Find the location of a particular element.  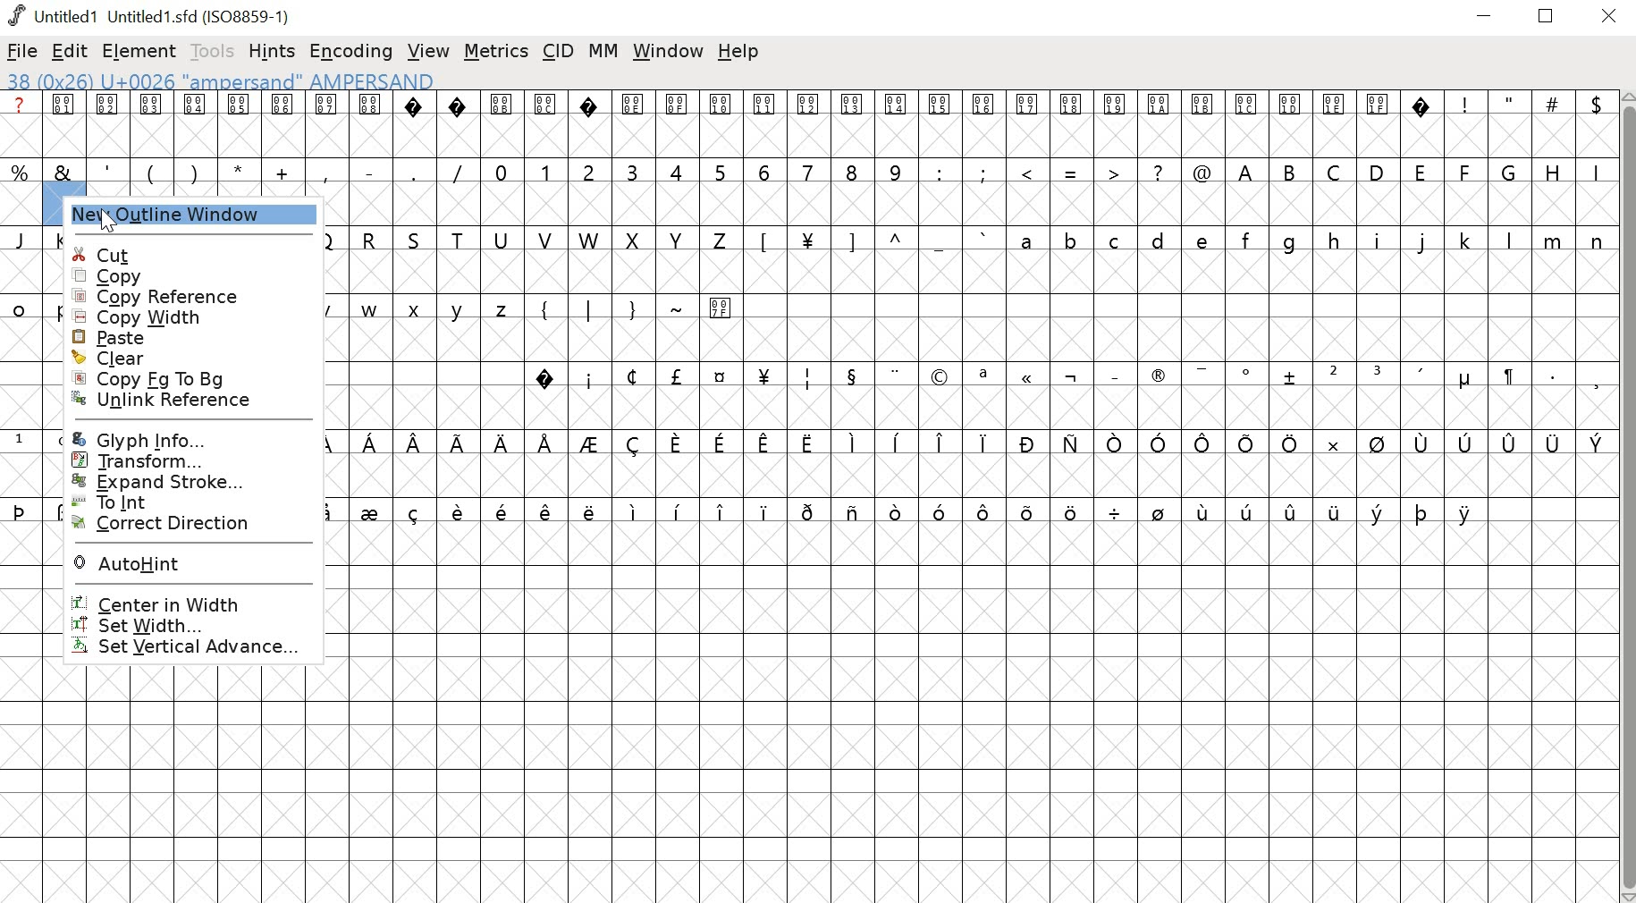

Z is located at coordinates (722, 241).